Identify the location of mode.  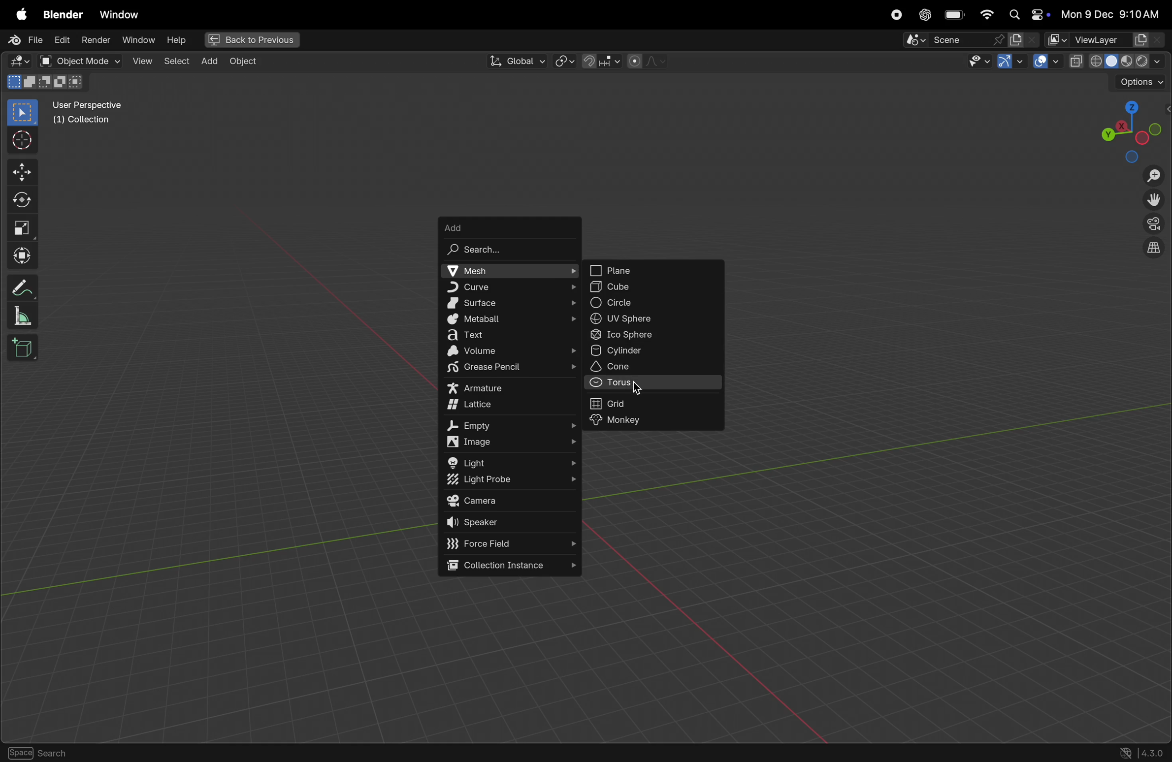
(47, 84).